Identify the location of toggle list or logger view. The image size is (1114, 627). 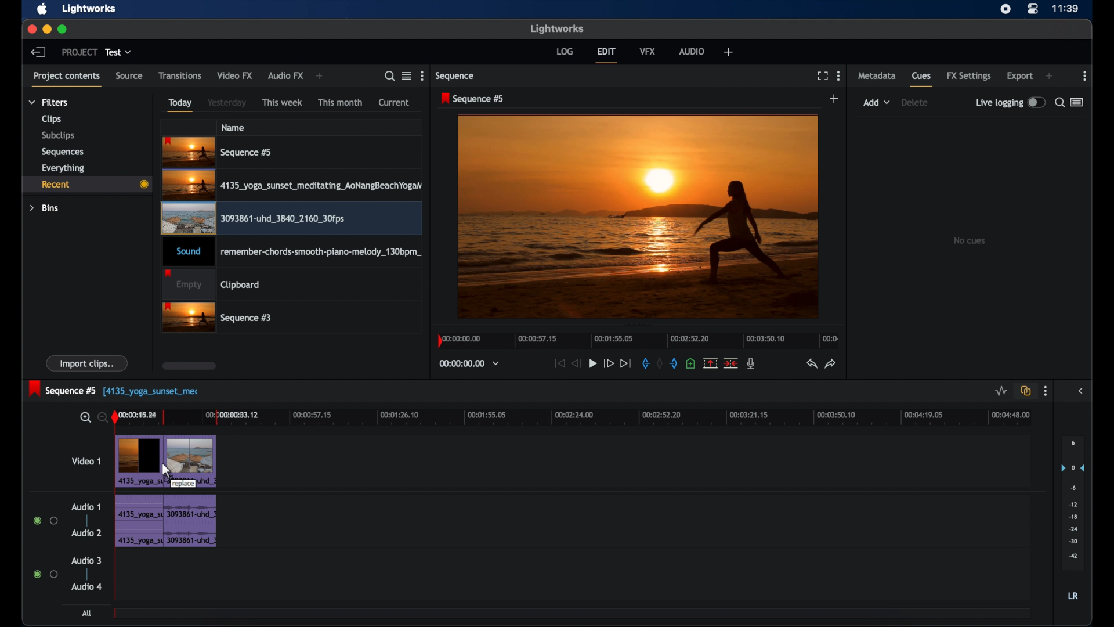
(1079, 102).